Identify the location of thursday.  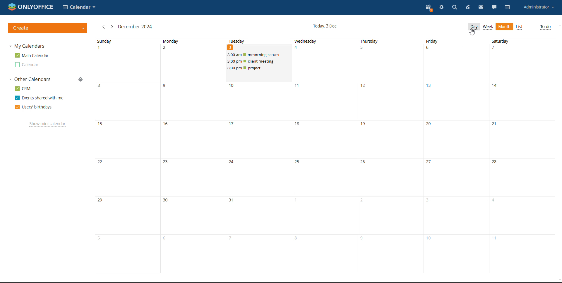
(390, 156).